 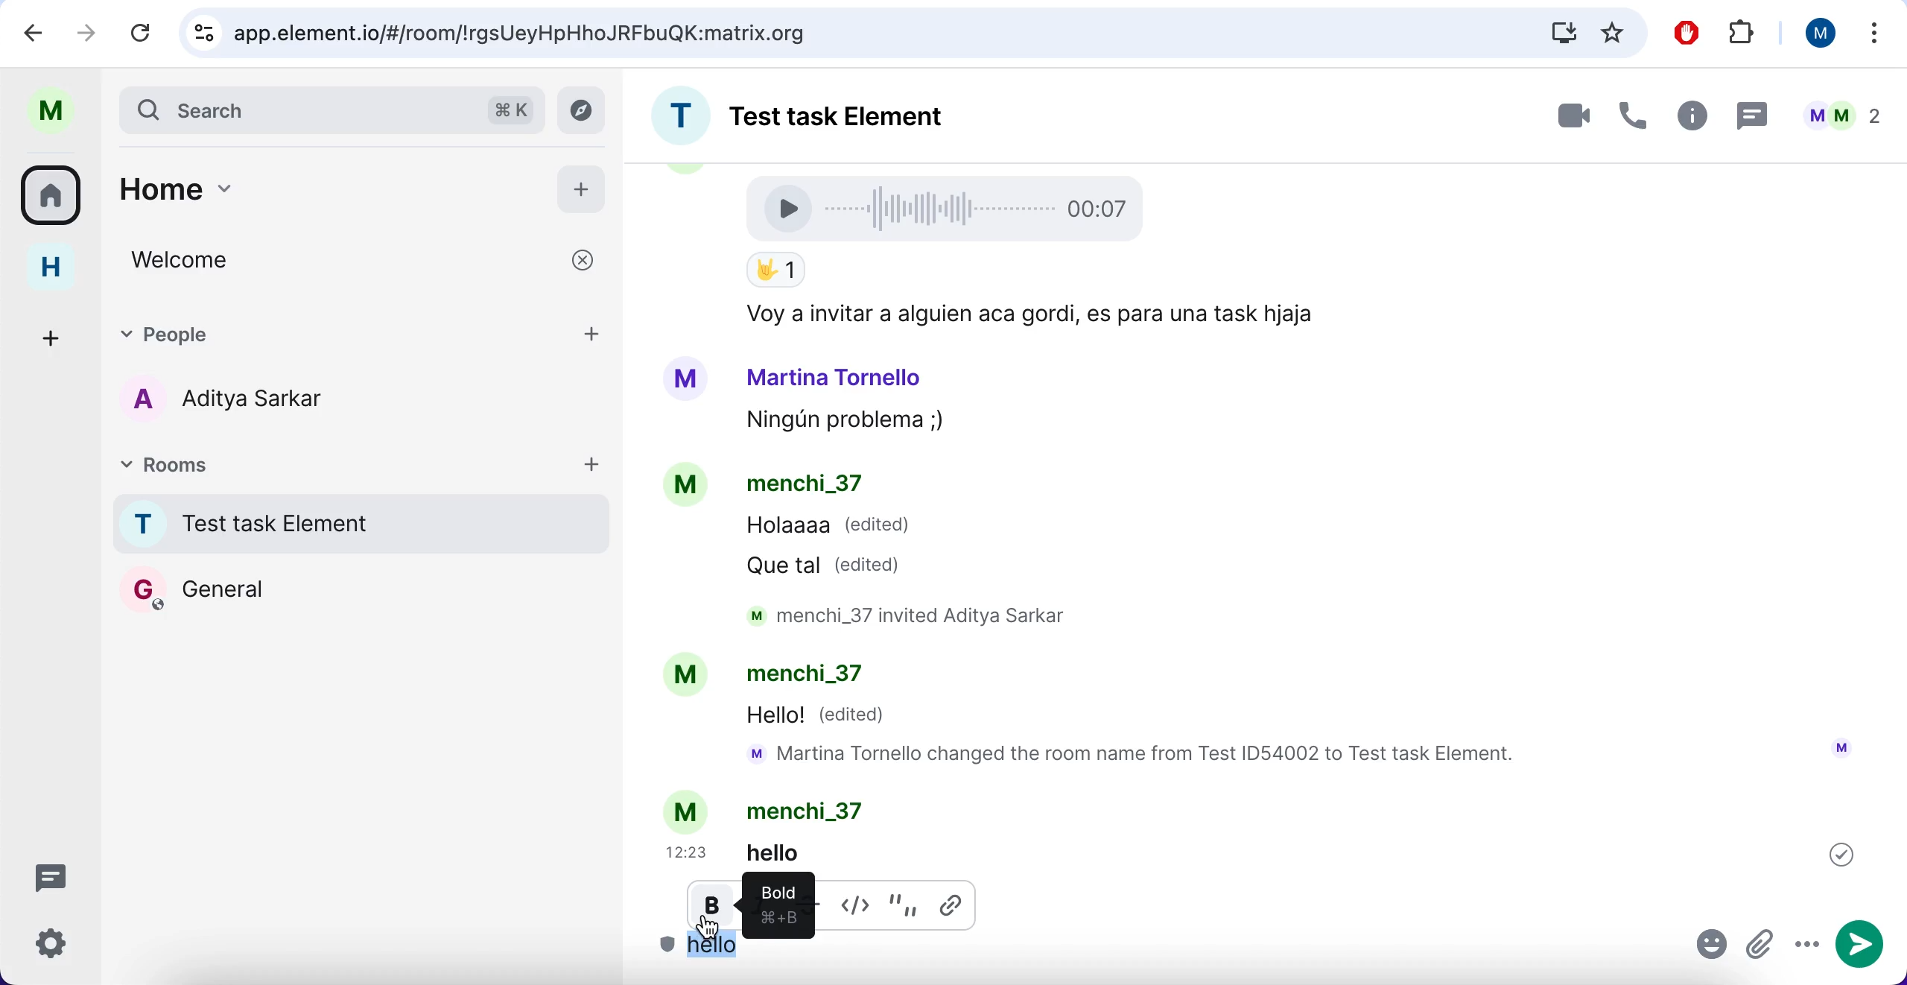 What do you see at coordinates (62, 267) in the screenshot?
I see `home` at bounding box center [62, 267].